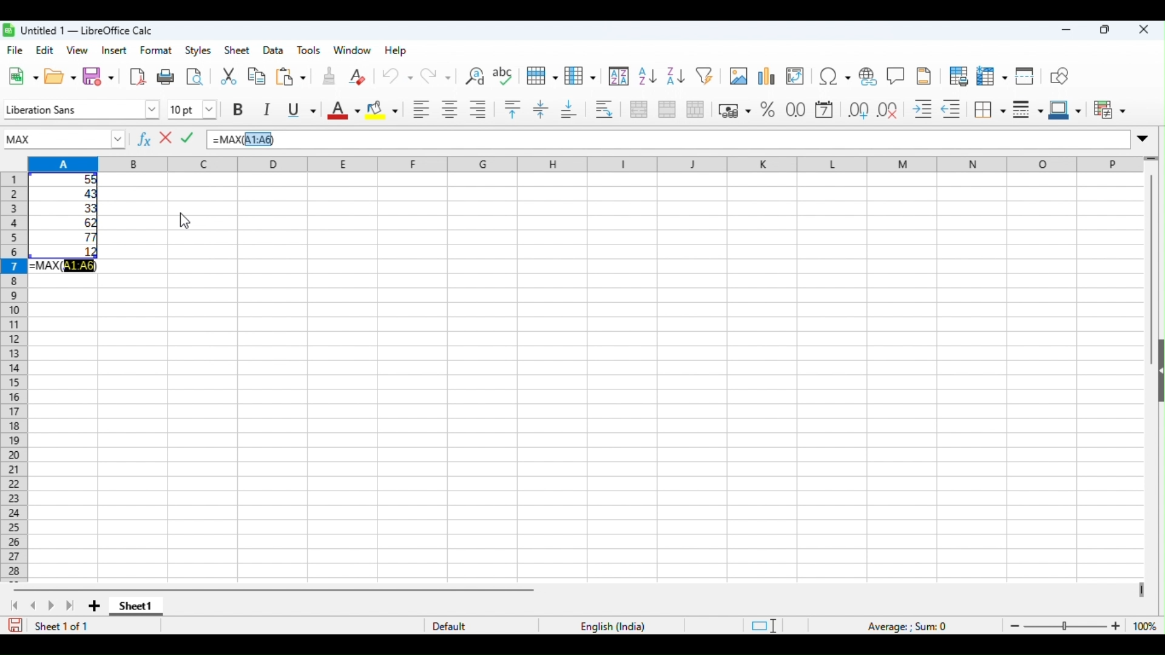  Describe the element at coordinates (157, 50) in the screenshot. I see `format` at that location.